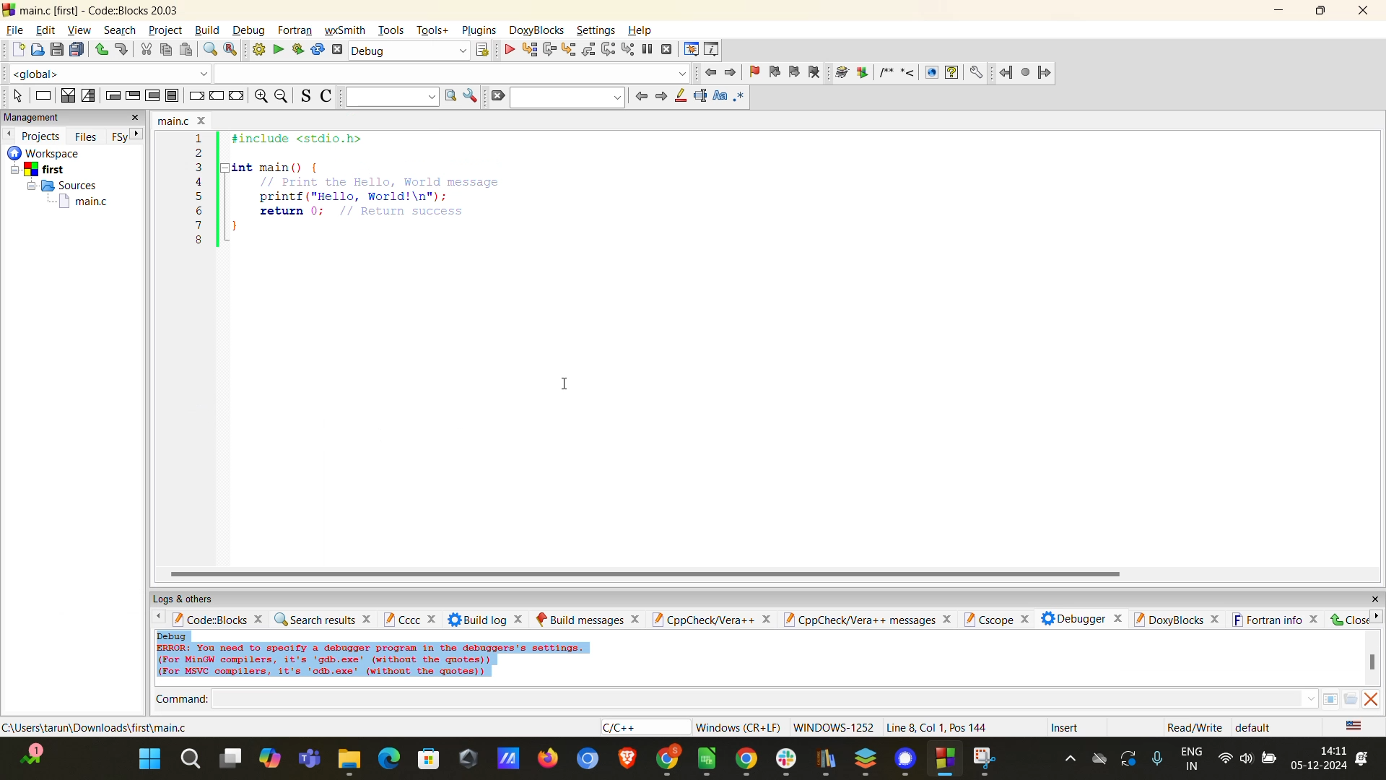 The width and height of the screenshot is (1386, 780). I want to click on back, so click(153, 618).